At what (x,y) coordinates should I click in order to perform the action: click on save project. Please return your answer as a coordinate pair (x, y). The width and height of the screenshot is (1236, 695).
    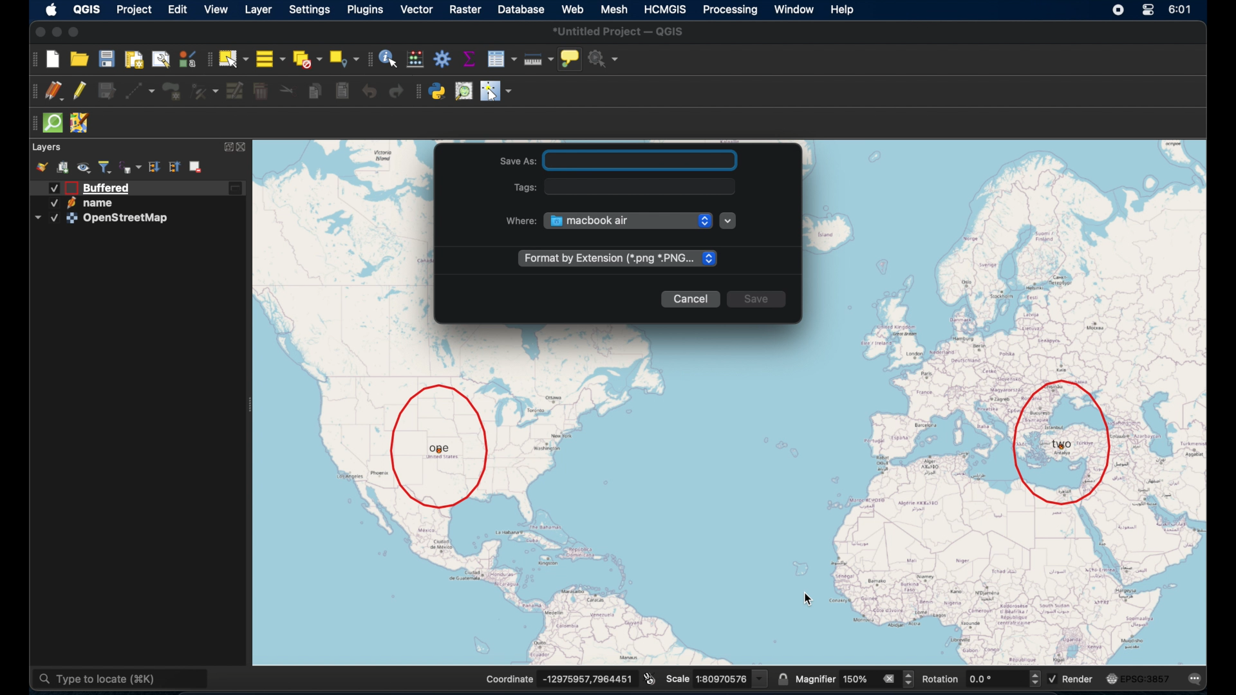
    Looking at the image, I should click on (106, 59).